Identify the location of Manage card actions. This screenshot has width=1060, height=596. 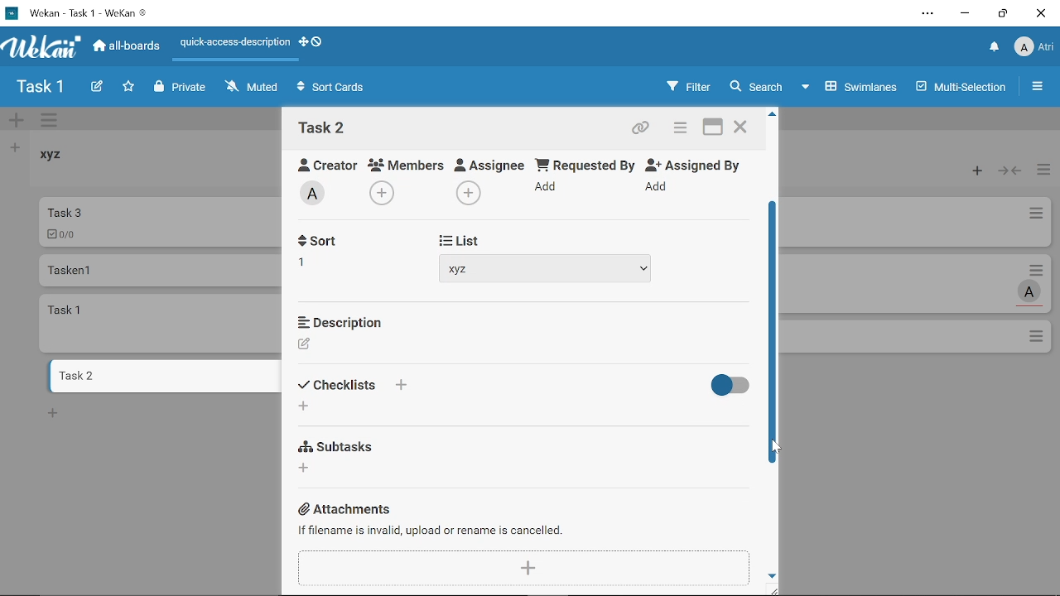
(1043, 171).